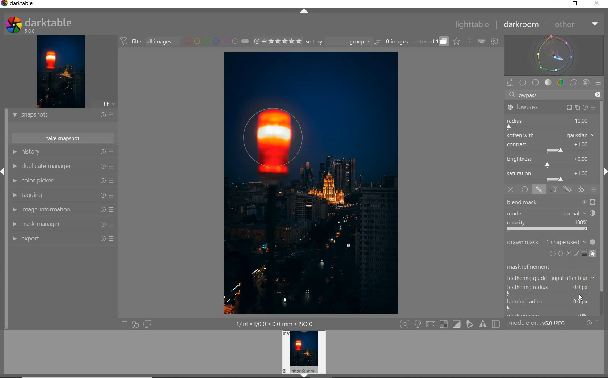  I want to click on SATURATION, so click(551, 176).